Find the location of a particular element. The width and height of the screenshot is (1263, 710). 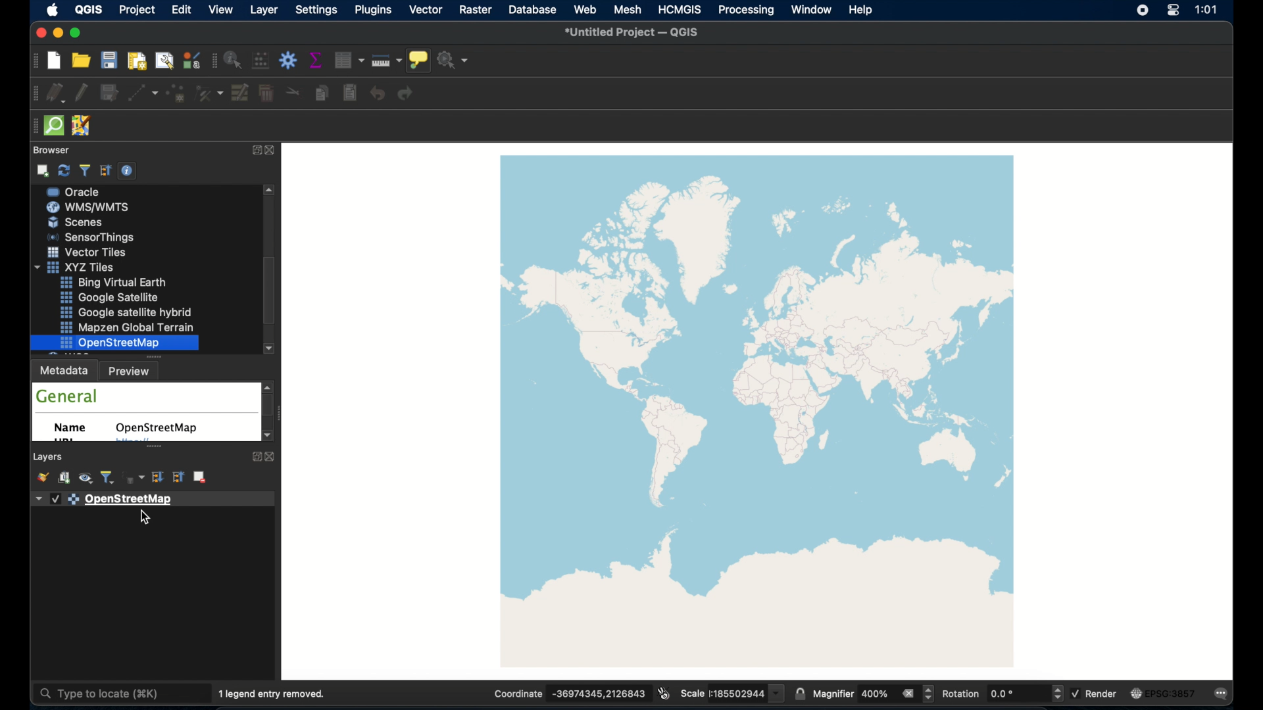

processing is located at coordinates (748, 11).